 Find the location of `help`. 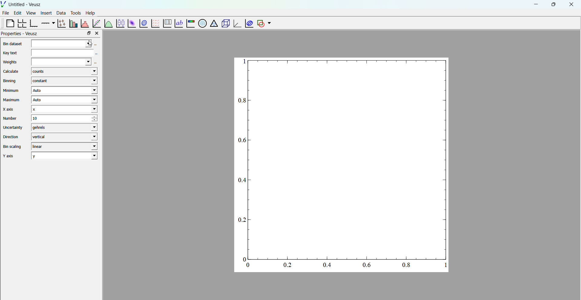

help is located at coordinates (90, 12).